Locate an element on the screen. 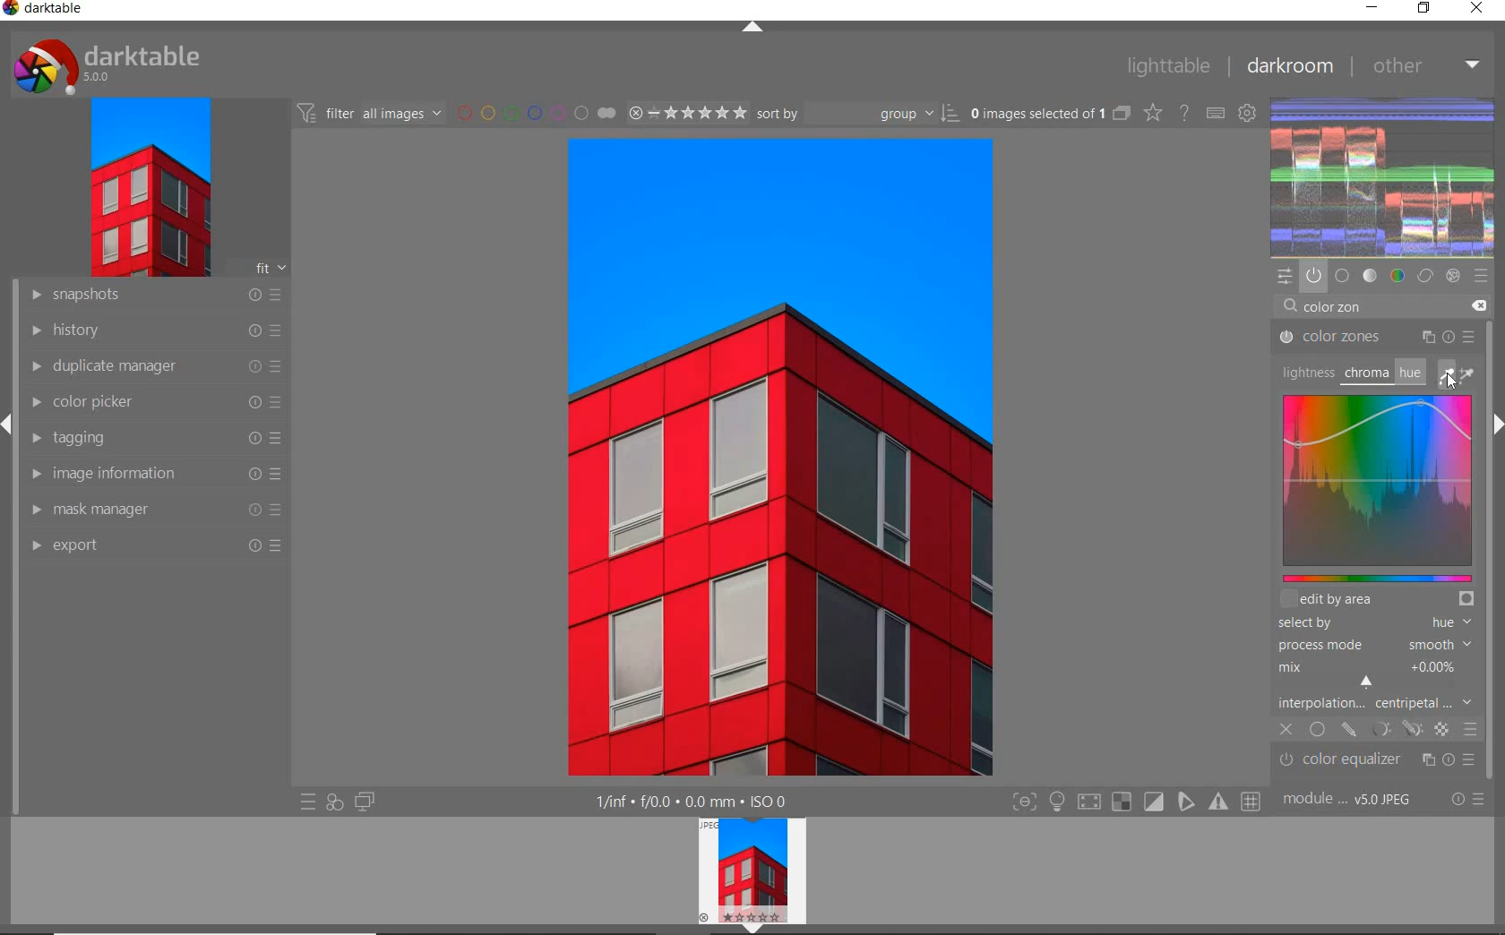  guides overlay is located at coordinates (1185, 802).